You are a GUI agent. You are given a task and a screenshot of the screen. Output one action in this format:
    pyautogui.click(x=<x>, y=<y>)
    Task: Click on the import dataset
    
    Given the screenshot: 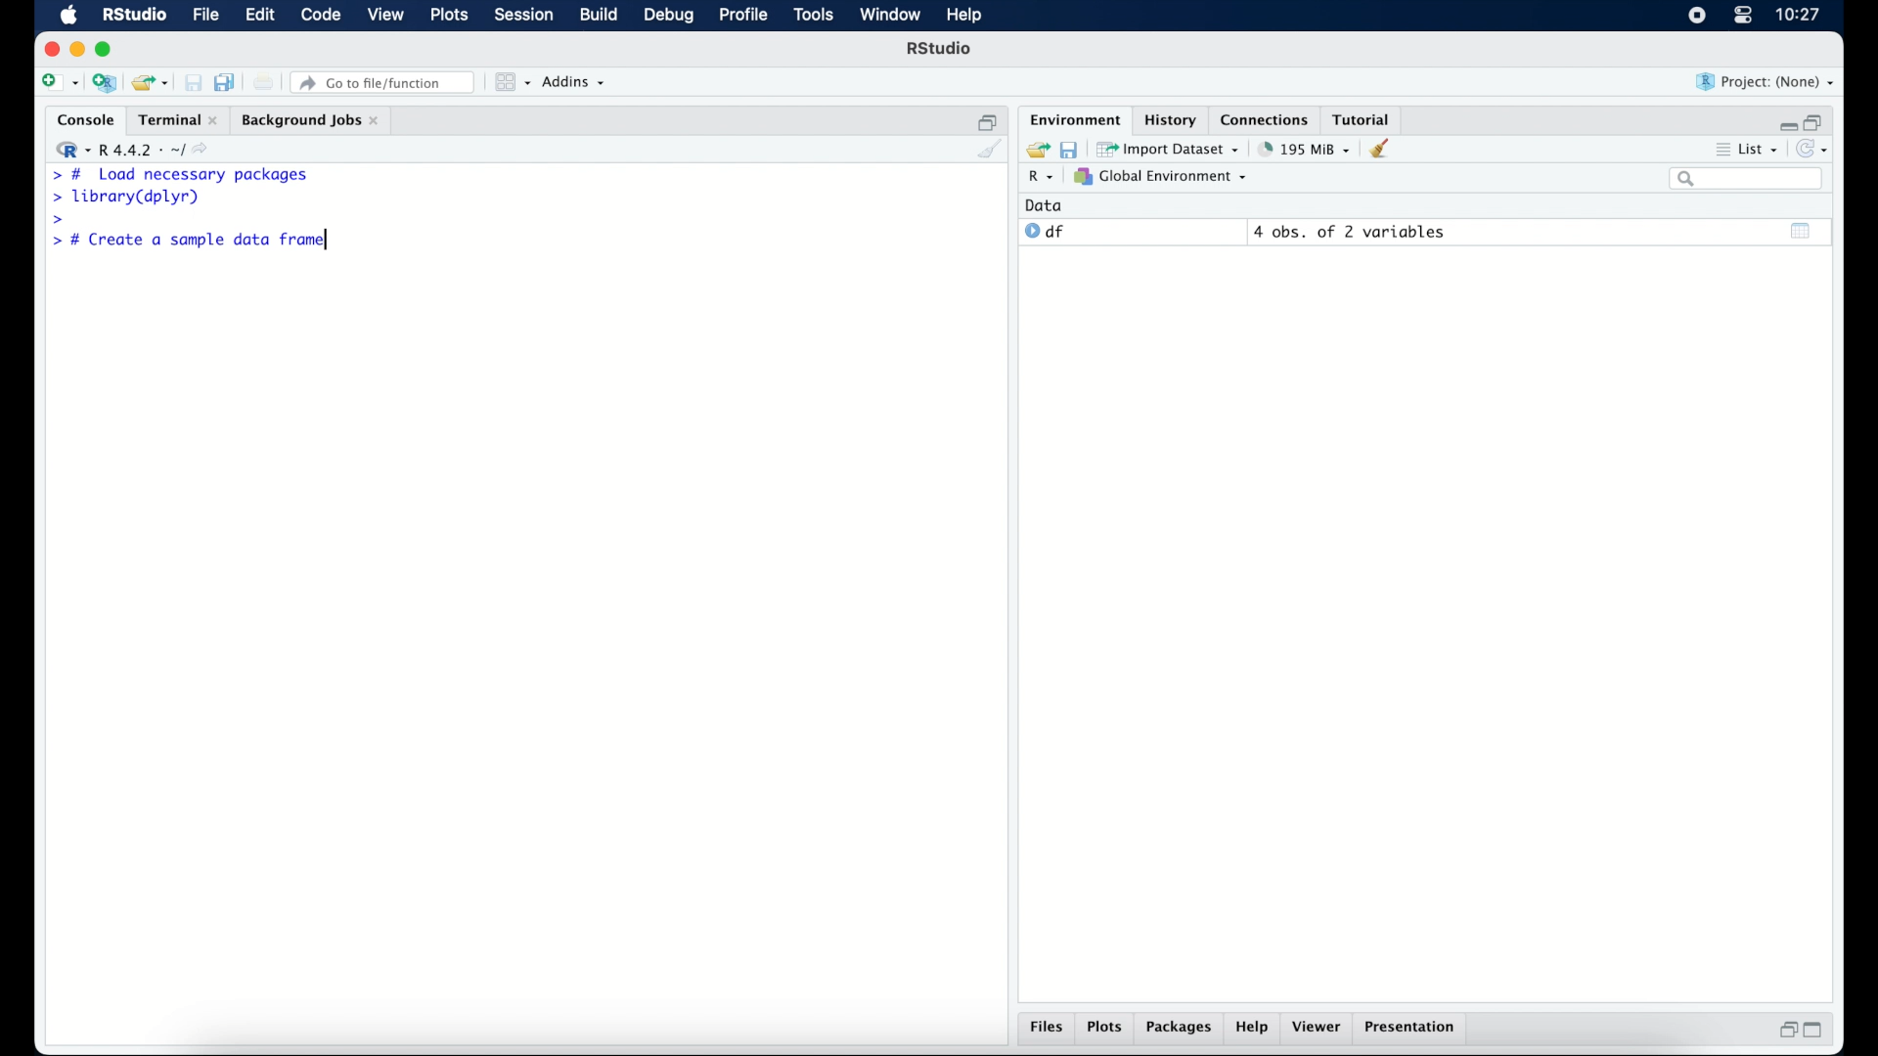 What is the action you would take?
    pyautogui.click(x=1170, y=148)
    